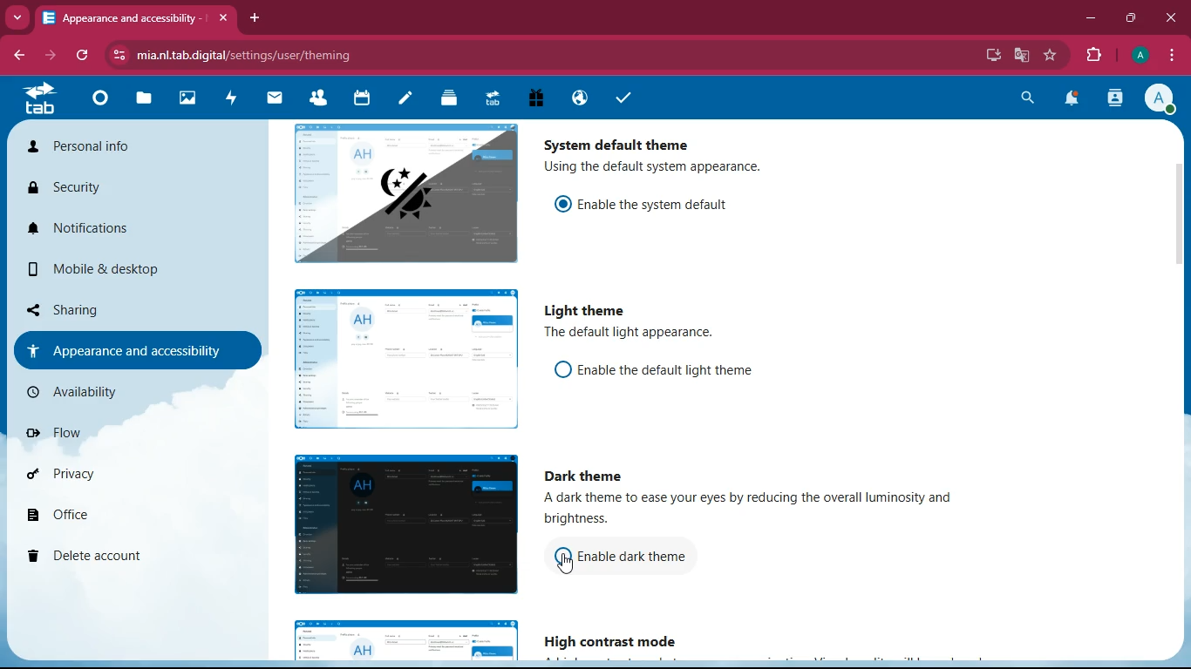 Image resolution: width=1191 pixels, height=669 pixels. Describe the element at coordinates (99, 103) in the screenshot. I see `home` at that location.